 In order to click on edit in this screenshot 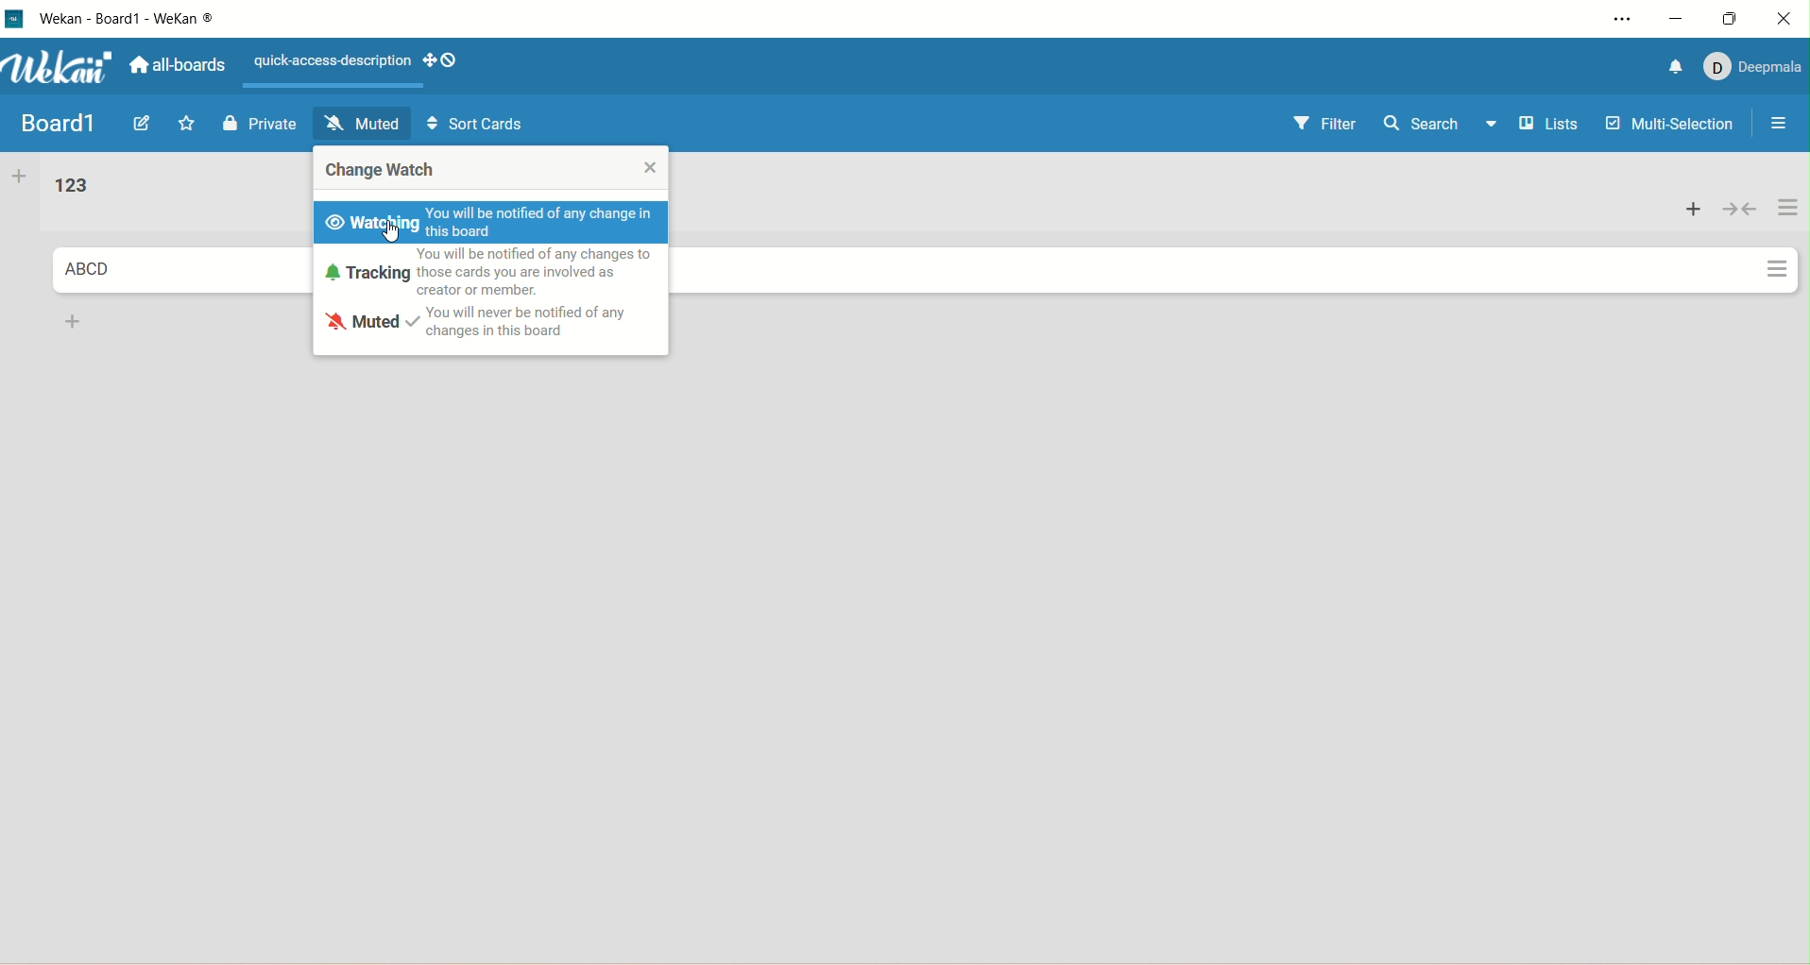, I will do `click(145, 125)`.